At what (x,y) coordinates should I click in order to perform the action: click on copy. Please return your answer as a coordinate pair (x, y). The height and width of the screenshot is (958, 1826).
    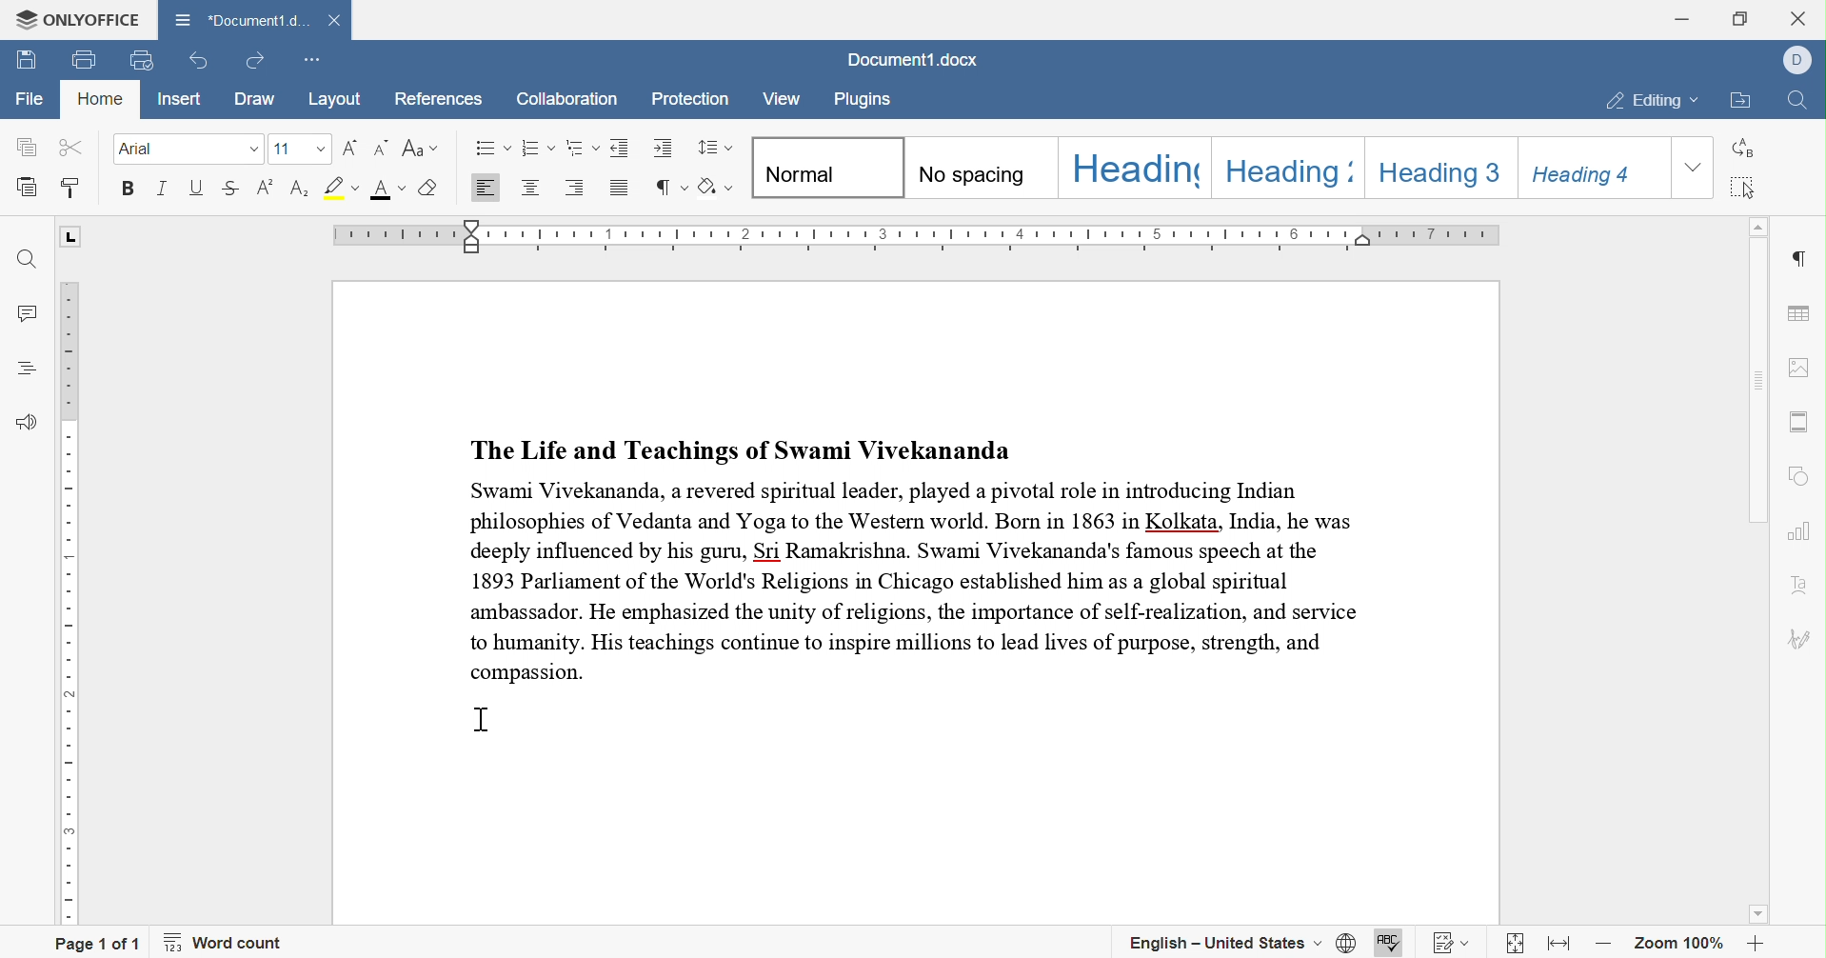
    Looking at the image, I should click on (26, 147).